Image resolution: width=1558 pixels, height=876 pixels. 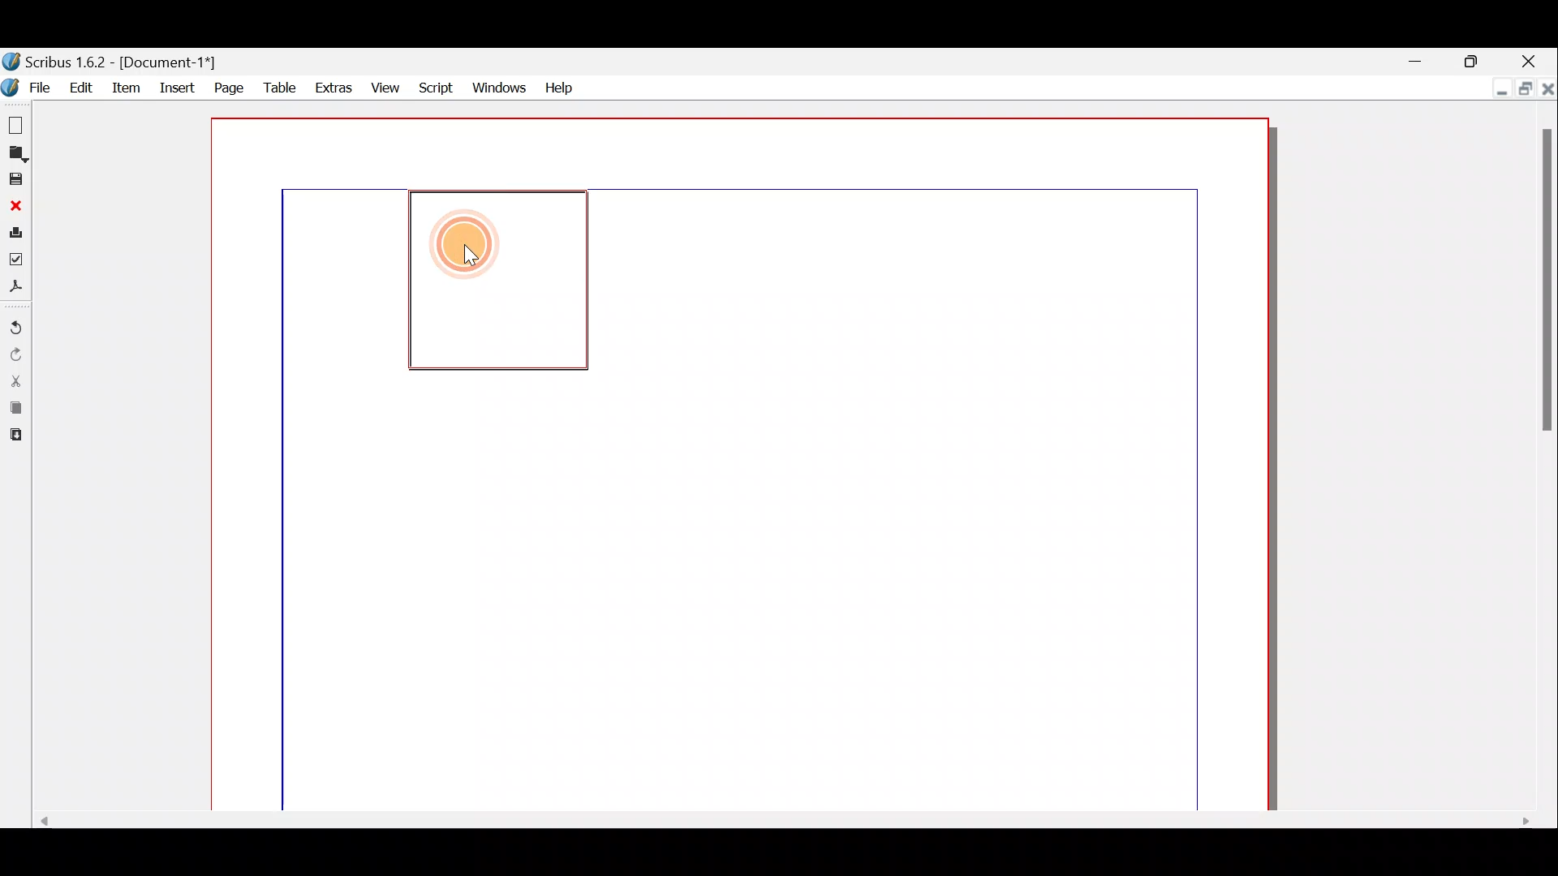 I want to click on Undo, so click(x=15, y=328).